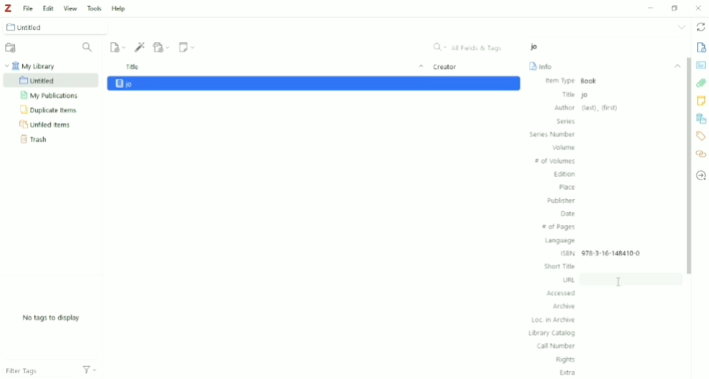 The height and width of the screenshot is (379, 709). Describe the element at coordinates (567, 253) in the screenshot. I see `ISBN` at that location.